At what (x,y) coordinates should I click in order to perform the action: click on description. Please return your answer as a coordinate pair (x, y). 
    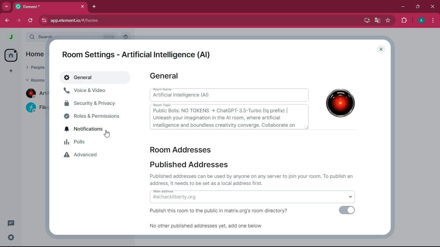
    Looking at the image, I should click on (256, 179).